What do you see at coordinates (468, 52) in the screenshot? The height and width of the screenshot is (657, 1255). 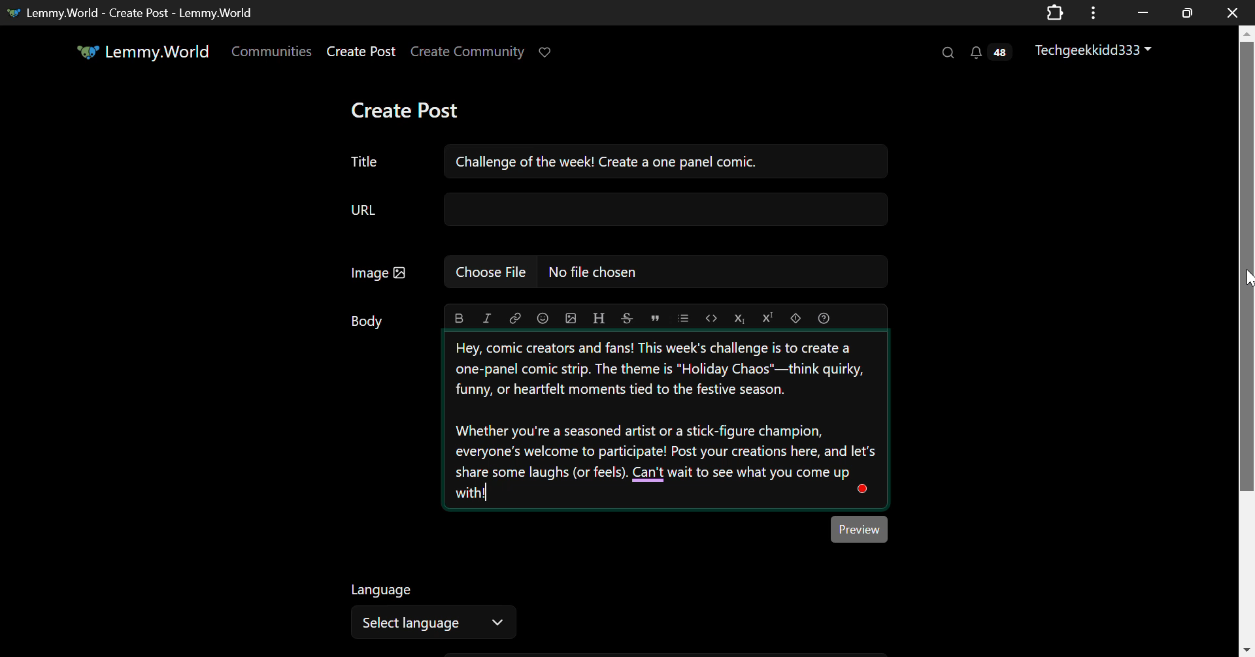 I see `Create Community` at bounding box center [468, 52].